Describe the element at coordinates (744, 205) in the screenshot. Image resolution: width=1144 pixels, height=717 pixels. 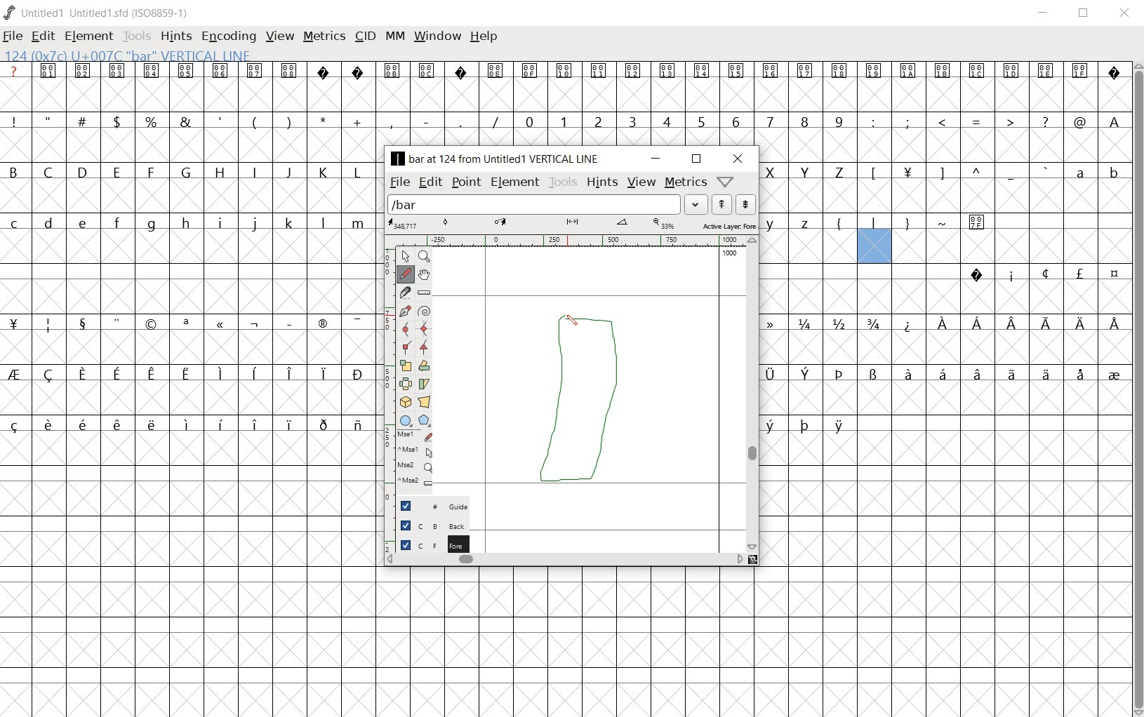
I see `show the next word list` at that location.